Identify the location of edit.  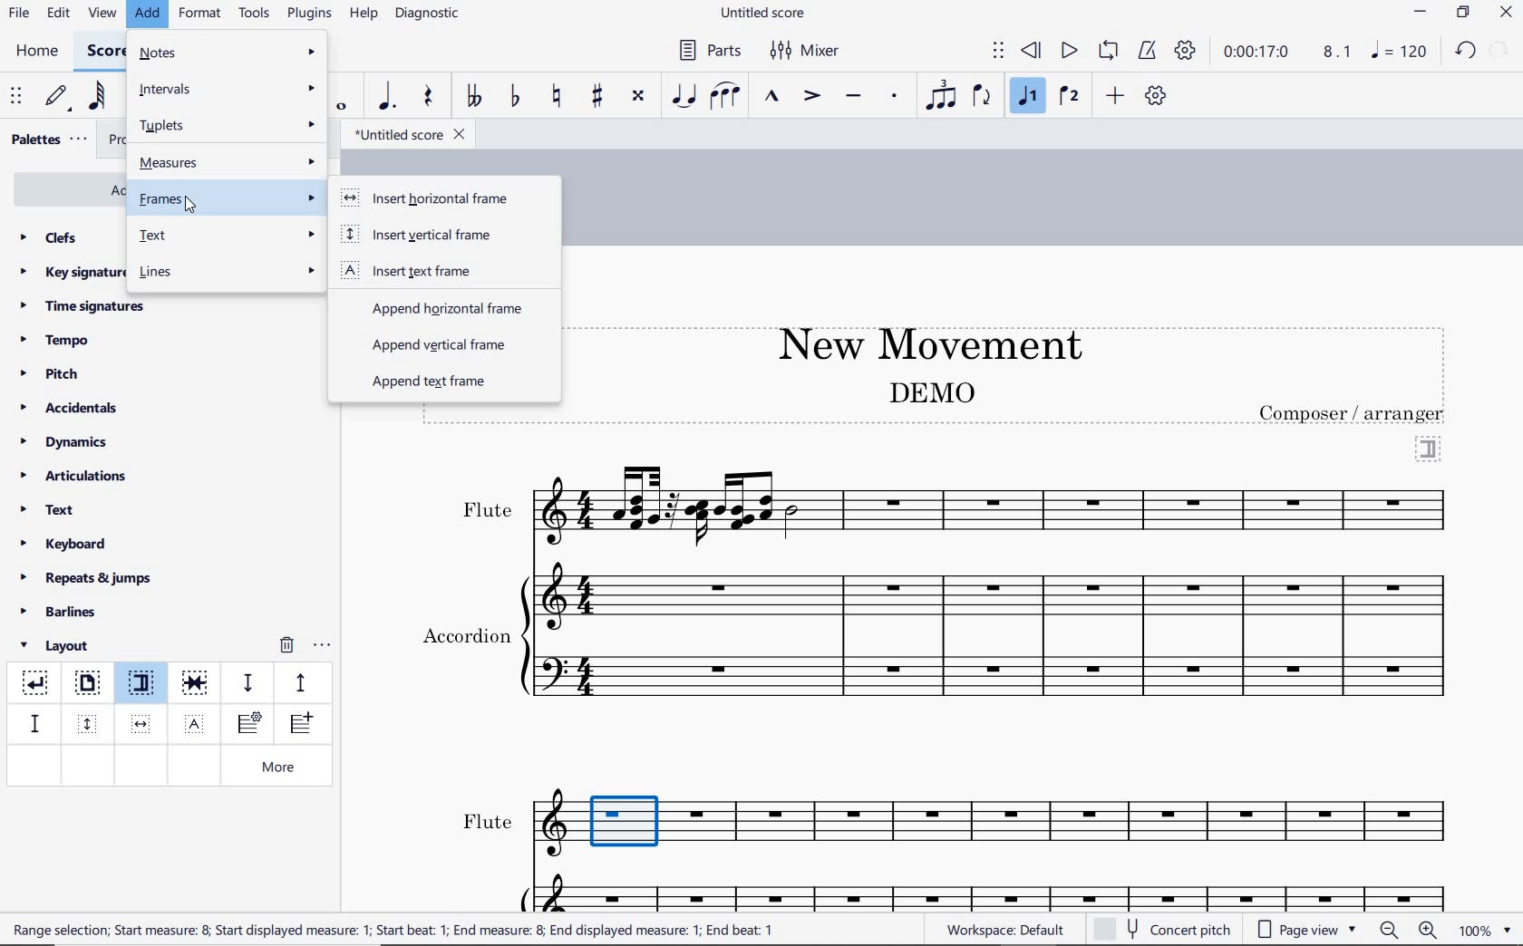
(57, 14).